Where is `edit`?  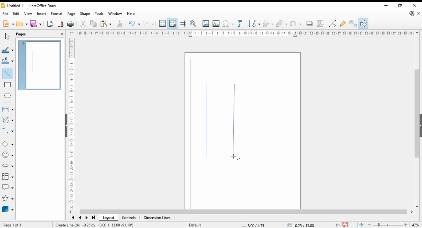
edit is located at coordinates (16, 13).